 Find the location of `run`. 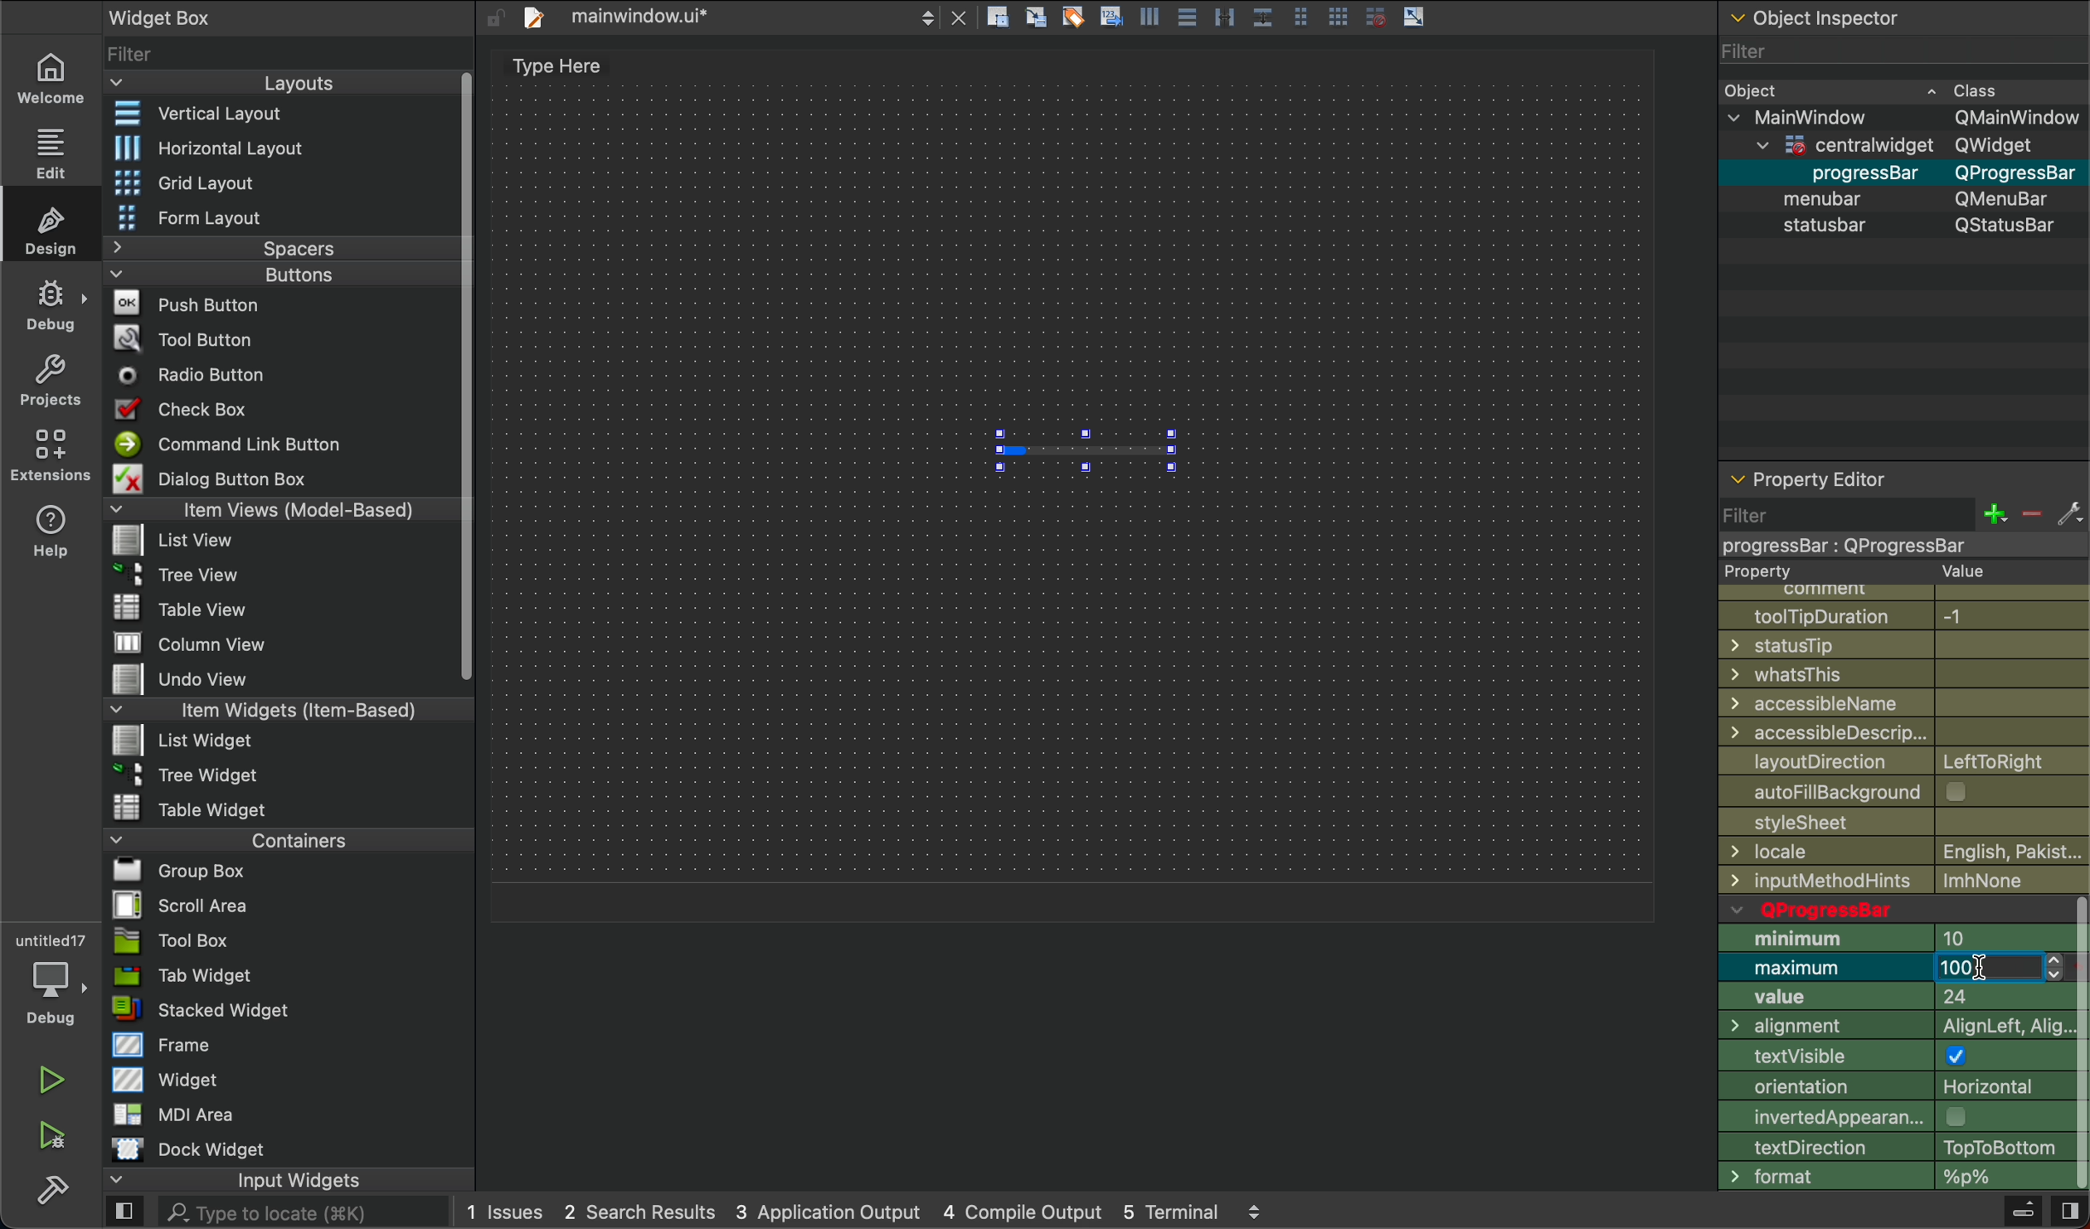

run is located at coordinates (52, 1080).